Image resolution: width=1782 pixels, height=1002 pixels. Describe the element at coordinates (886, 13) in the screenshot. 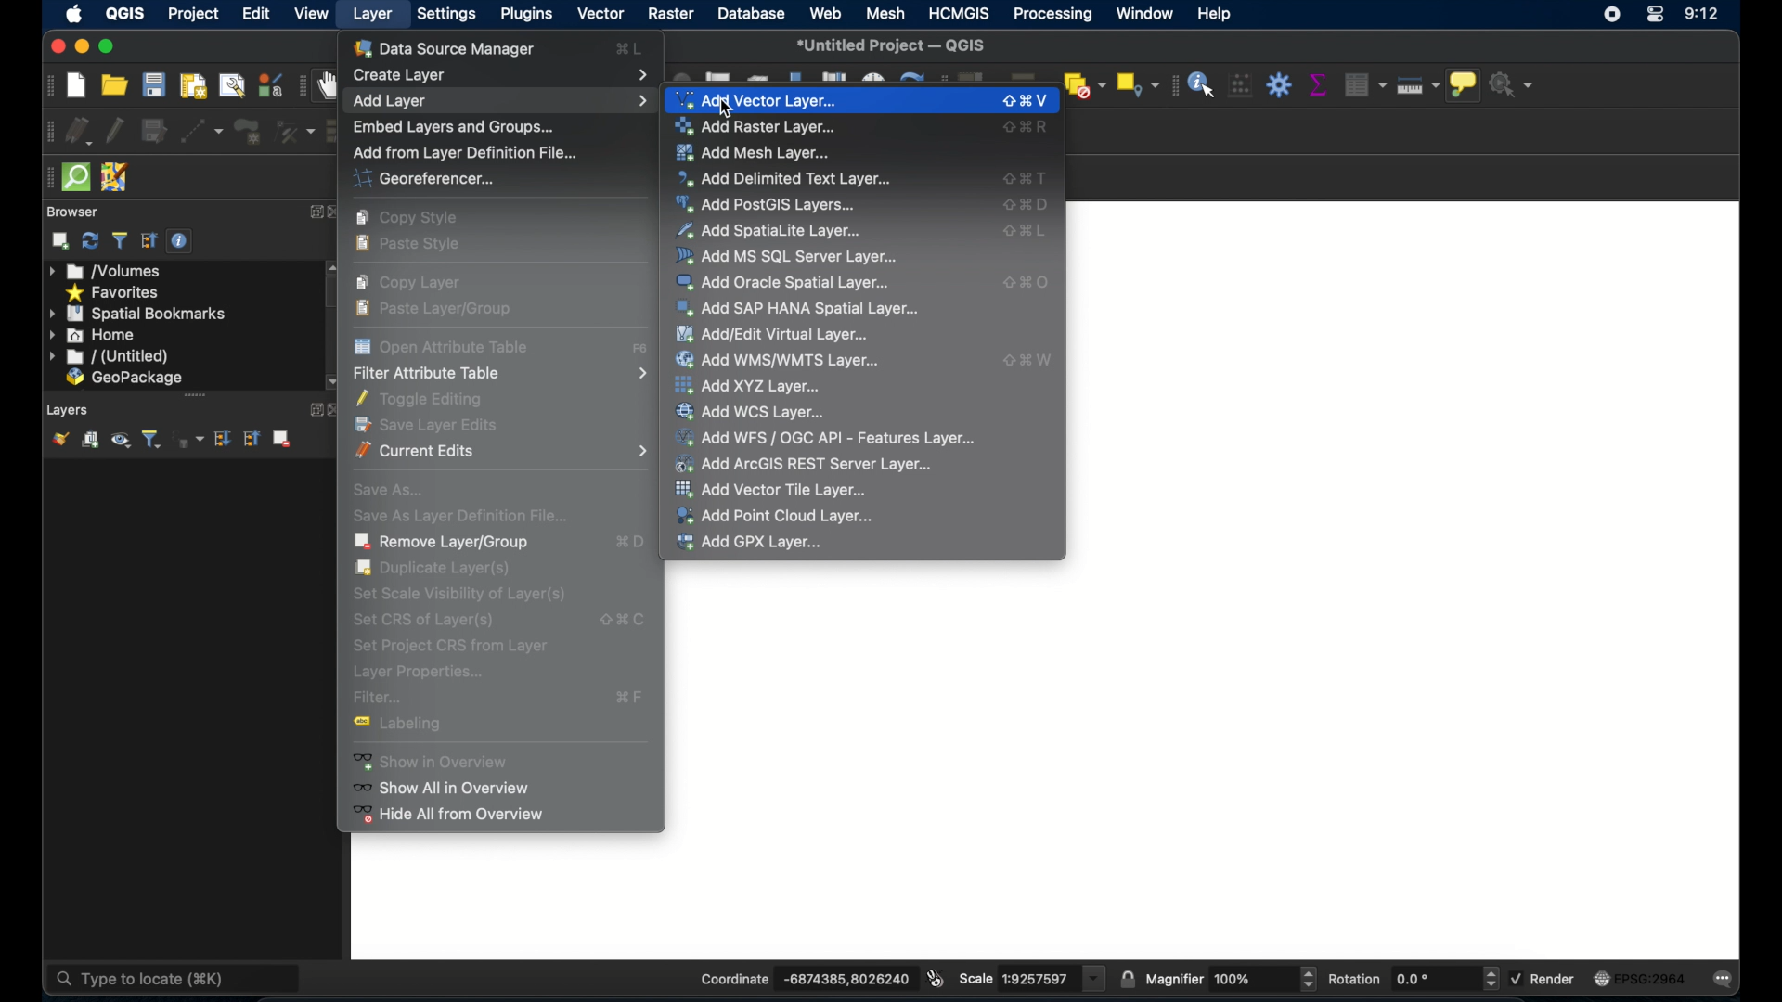

I see `mesh` at that location.